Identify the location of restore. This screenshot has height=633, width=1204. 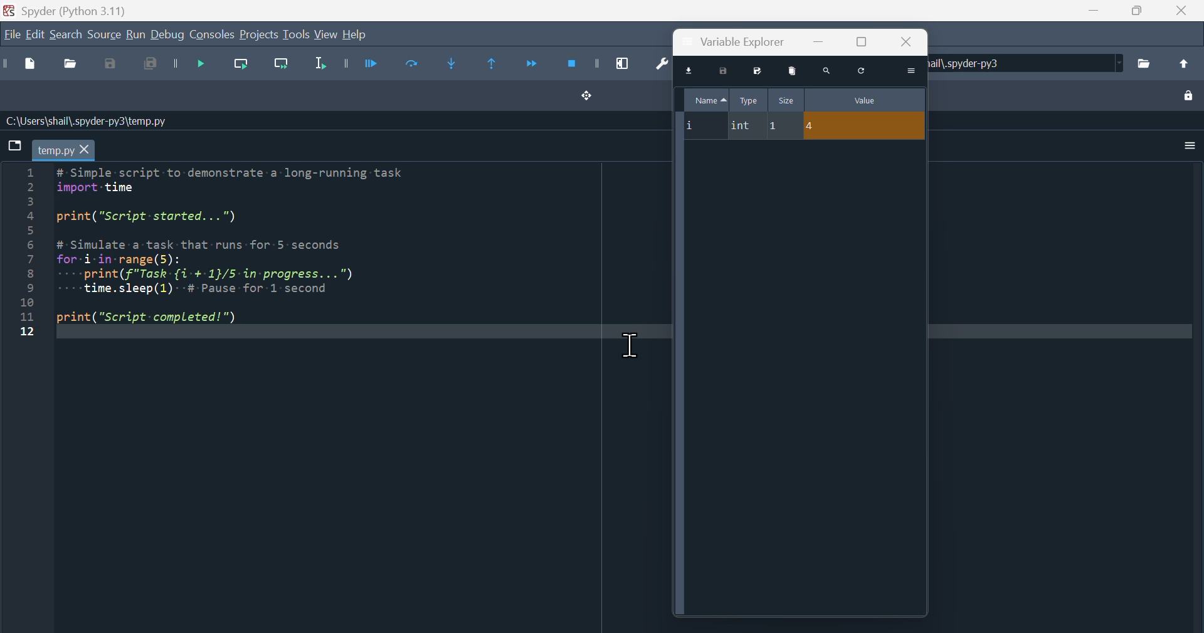
(862, 41).